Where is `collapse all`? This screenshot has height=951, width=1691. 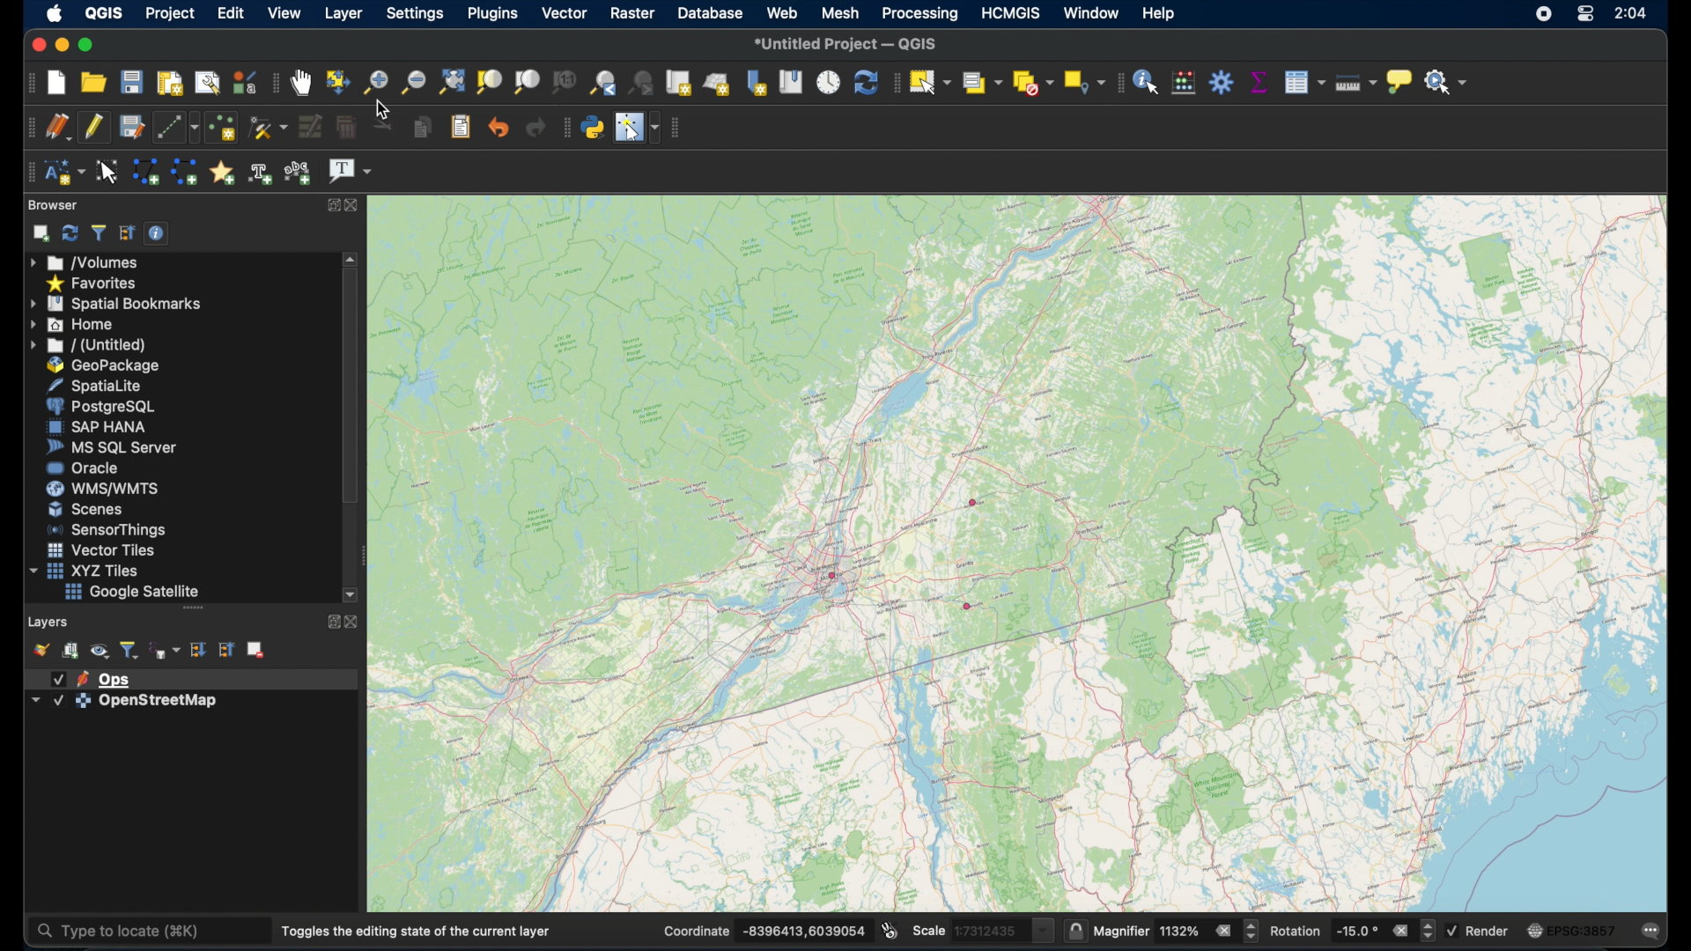
collapse all is located at coordinates (225, 649).